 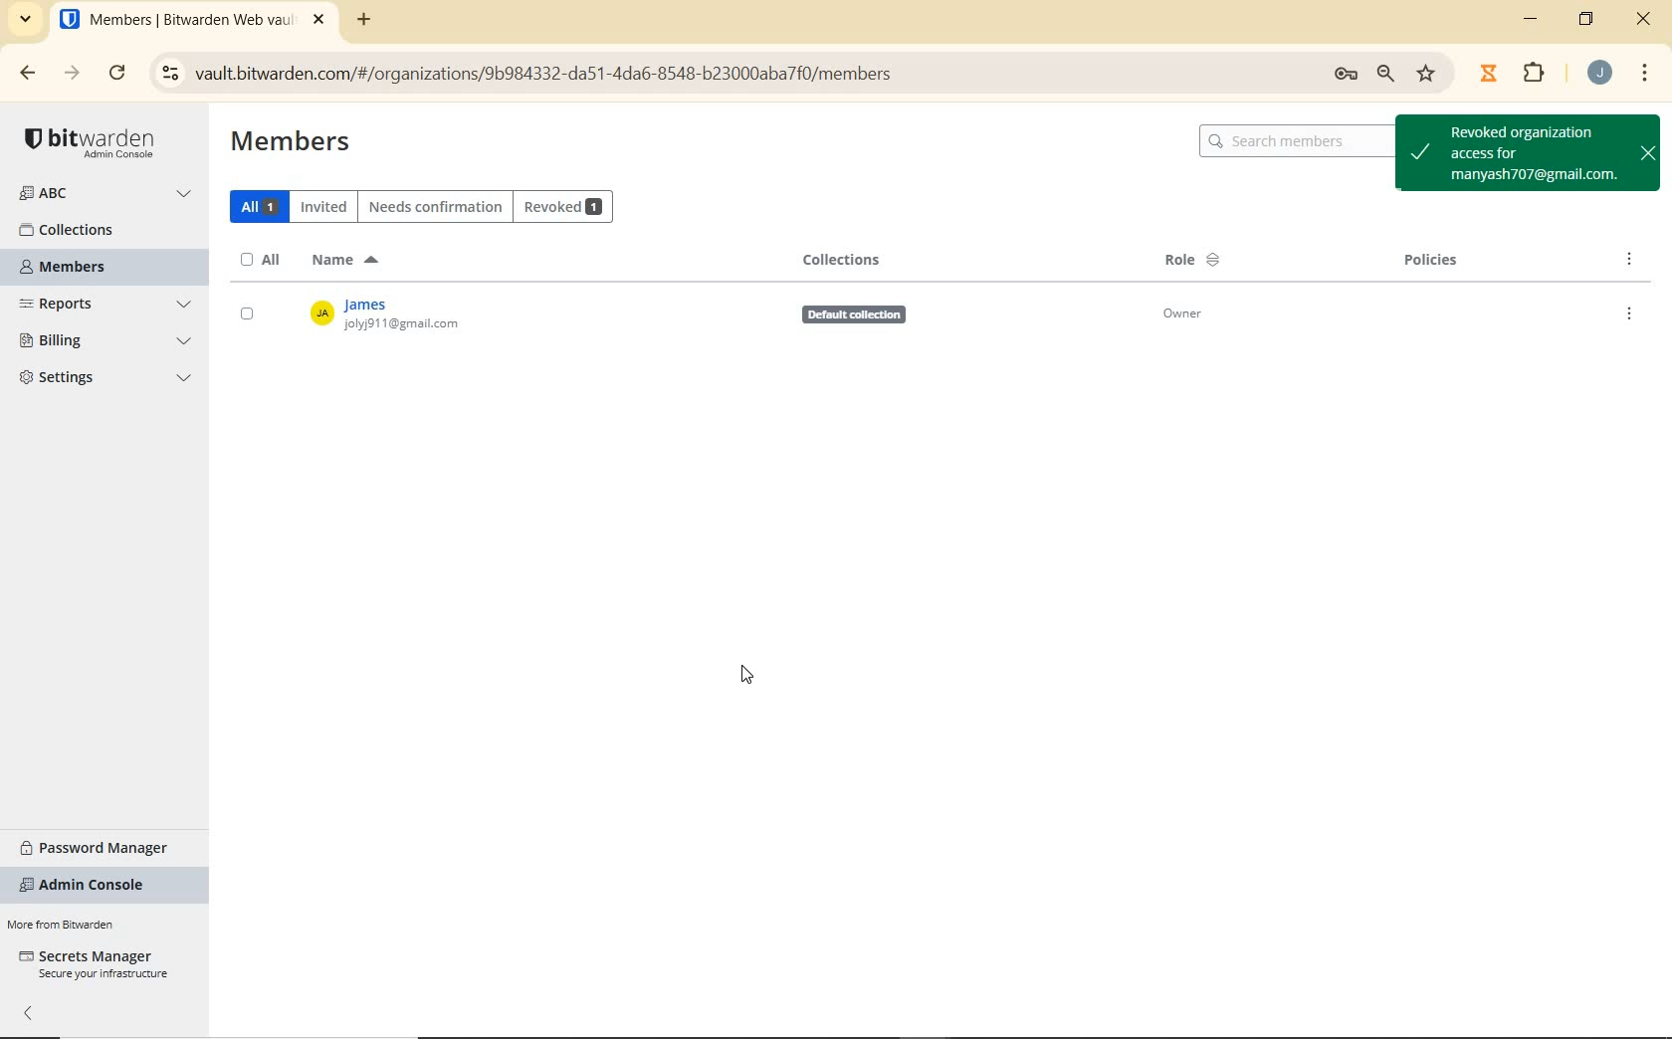 I want to click on SECRETS MANAGER, so click(x=93, y=964).